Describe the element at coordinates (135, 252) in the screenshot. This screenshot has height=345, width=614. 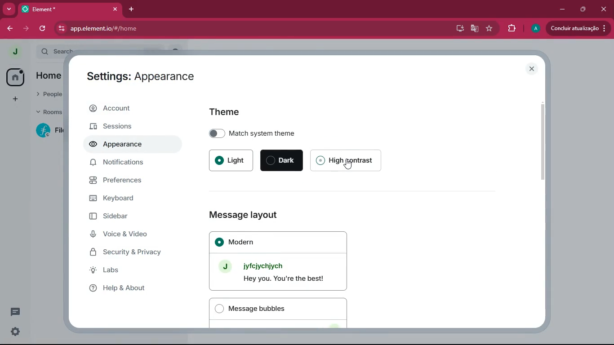
I see `security` at that location.